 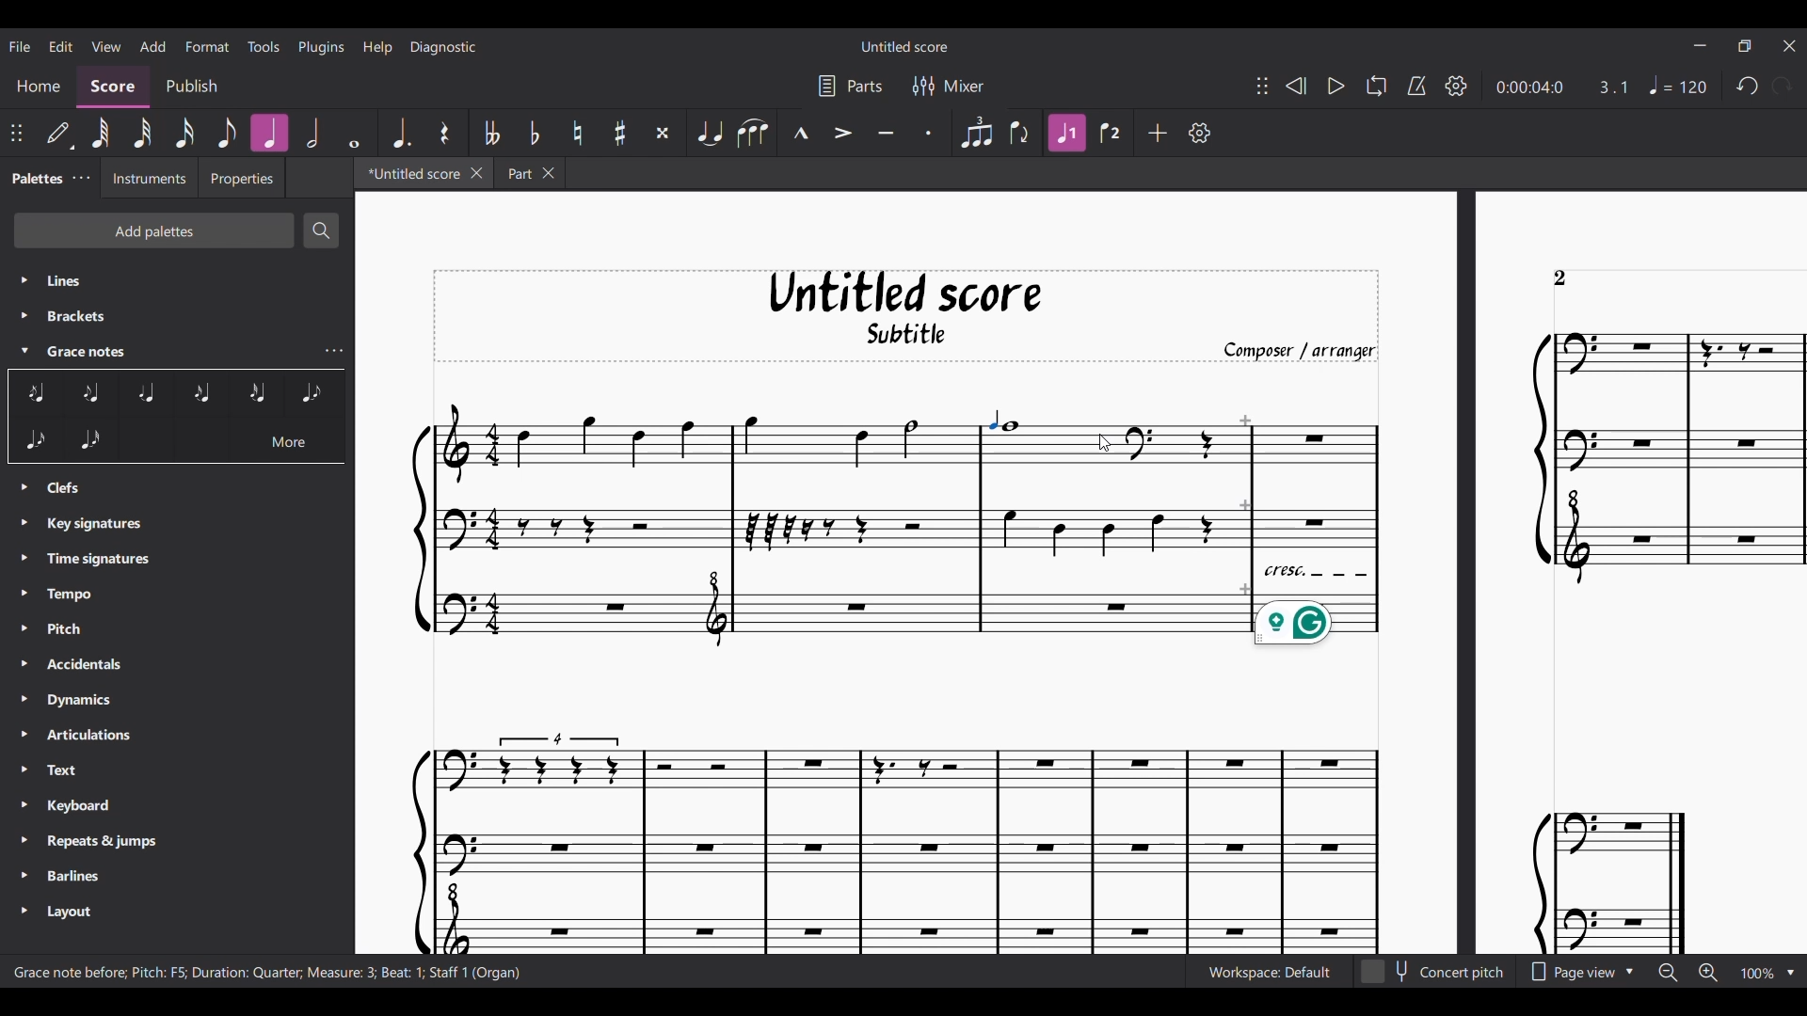 What do you see at coordinates (1744, 46) in the screenshot?
I see `Show interface in a smaller tab` at bounding box center [1744, 46].